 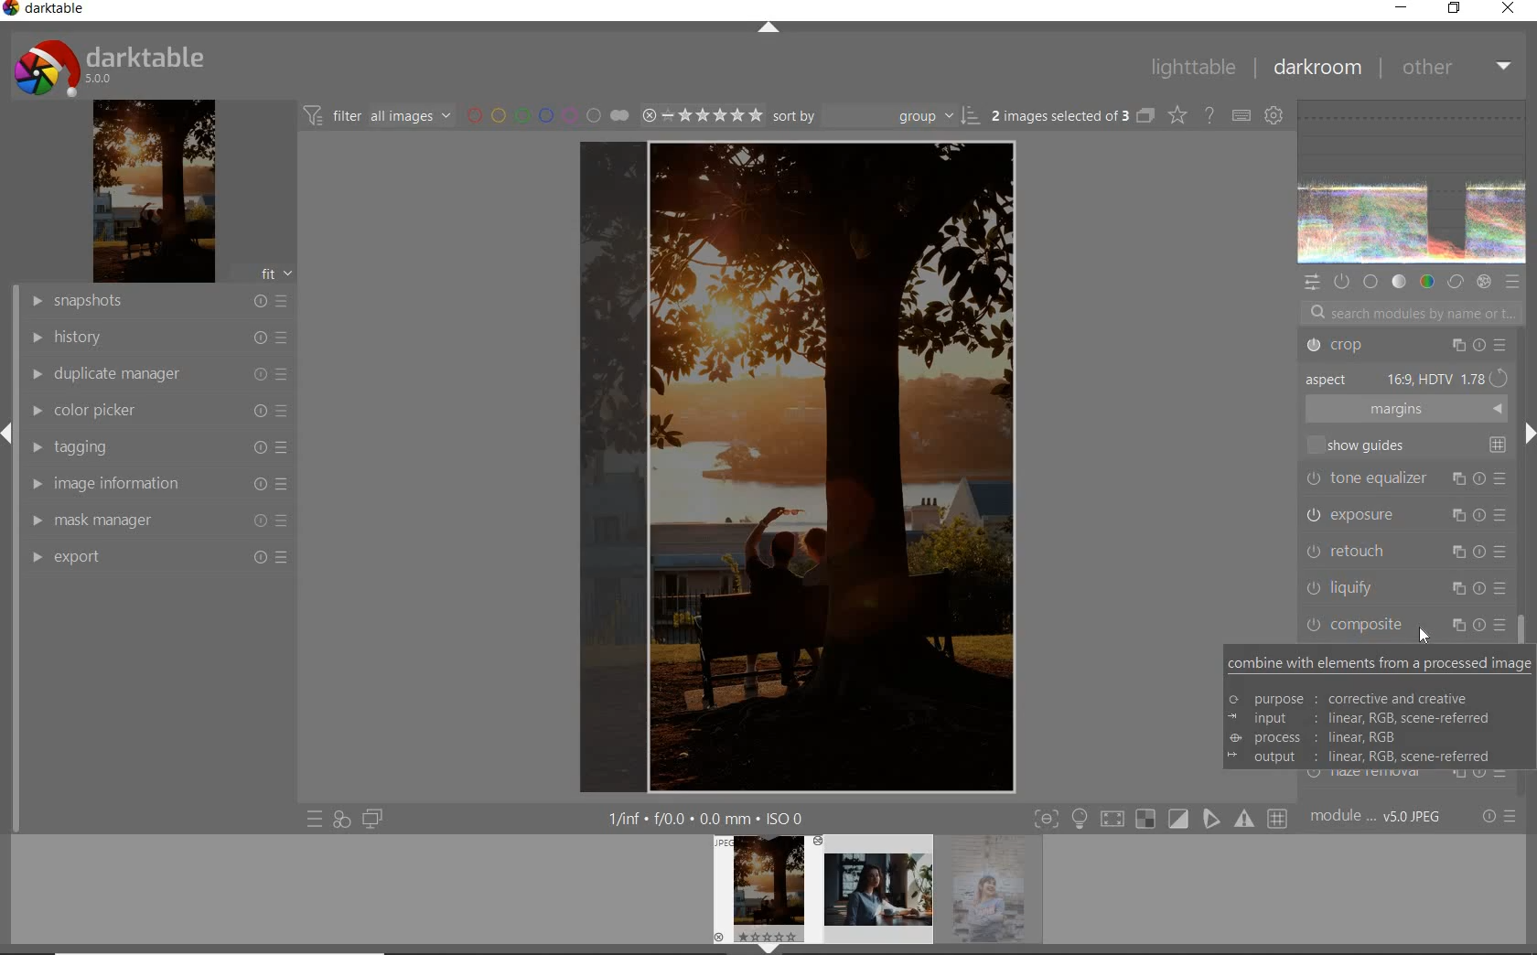 I want to click on margins, so click(x=1412, y=408).